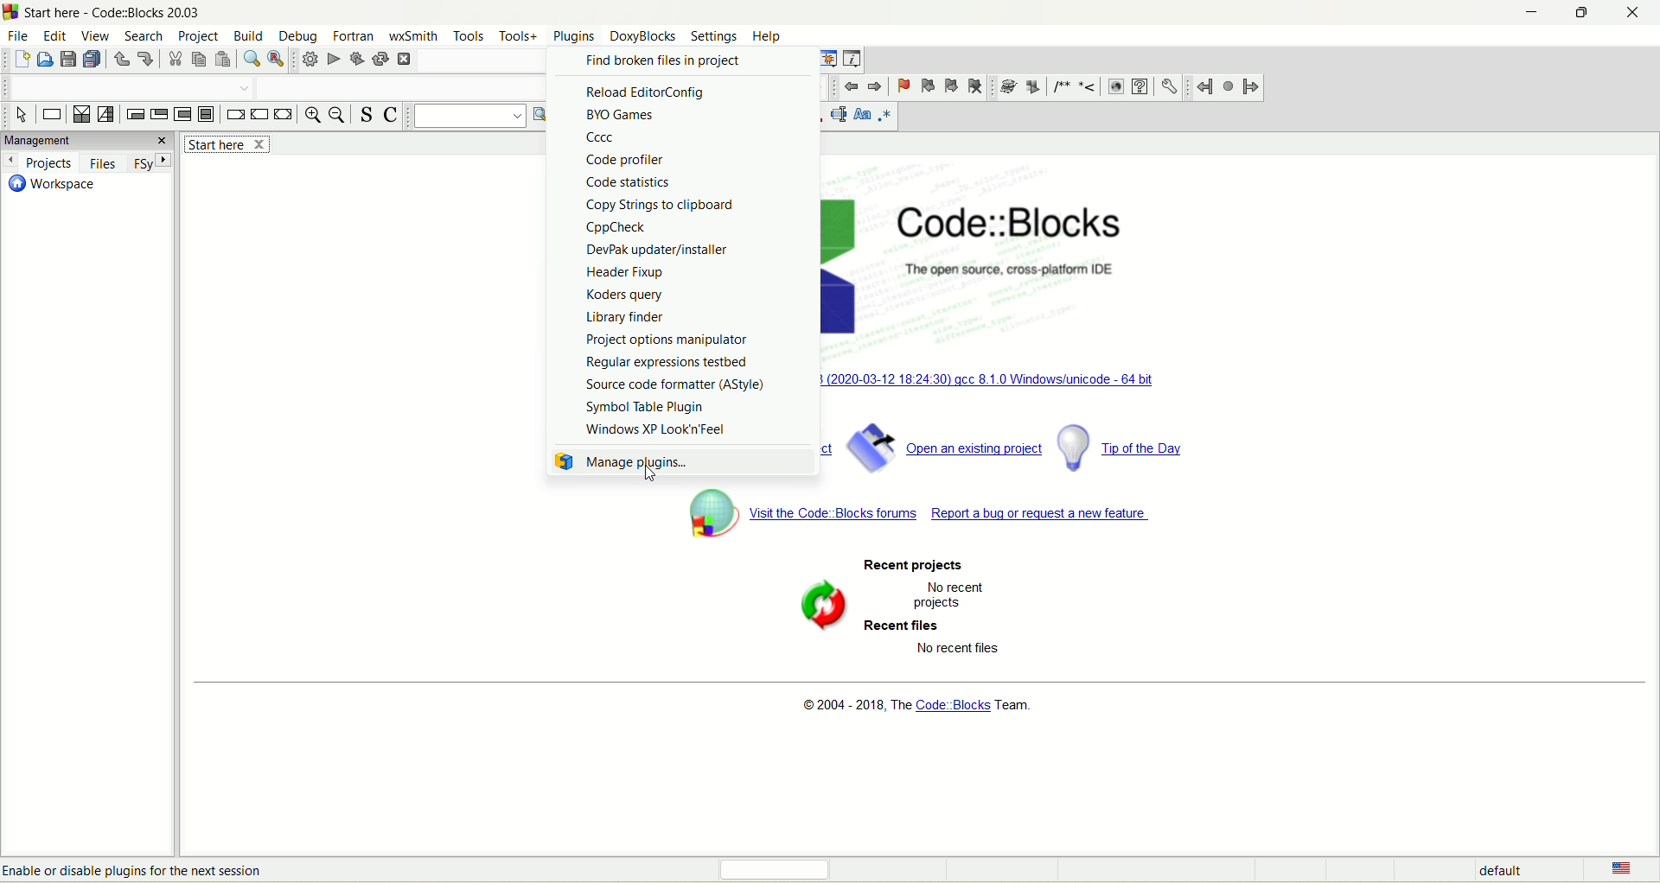 The width and height of the screenshot is (1660, 883). What do you see at coordinates (629, 162) in the screenshot?
I see `code profiler` at bounding box center [629, 162].